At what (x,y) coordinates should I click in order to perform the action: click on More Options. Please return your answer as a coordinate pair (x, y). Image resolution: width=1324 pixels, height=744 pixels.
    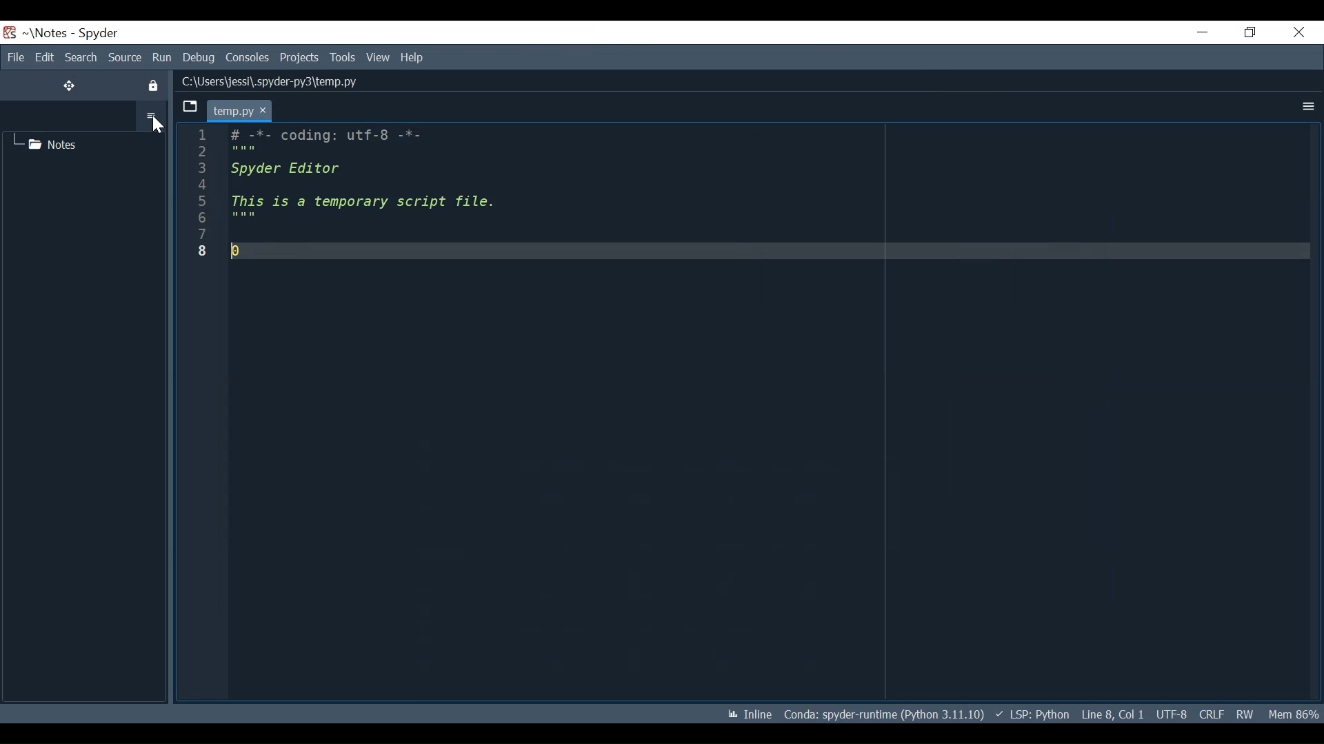
    Looking at the image, I should click on (1307, 107).